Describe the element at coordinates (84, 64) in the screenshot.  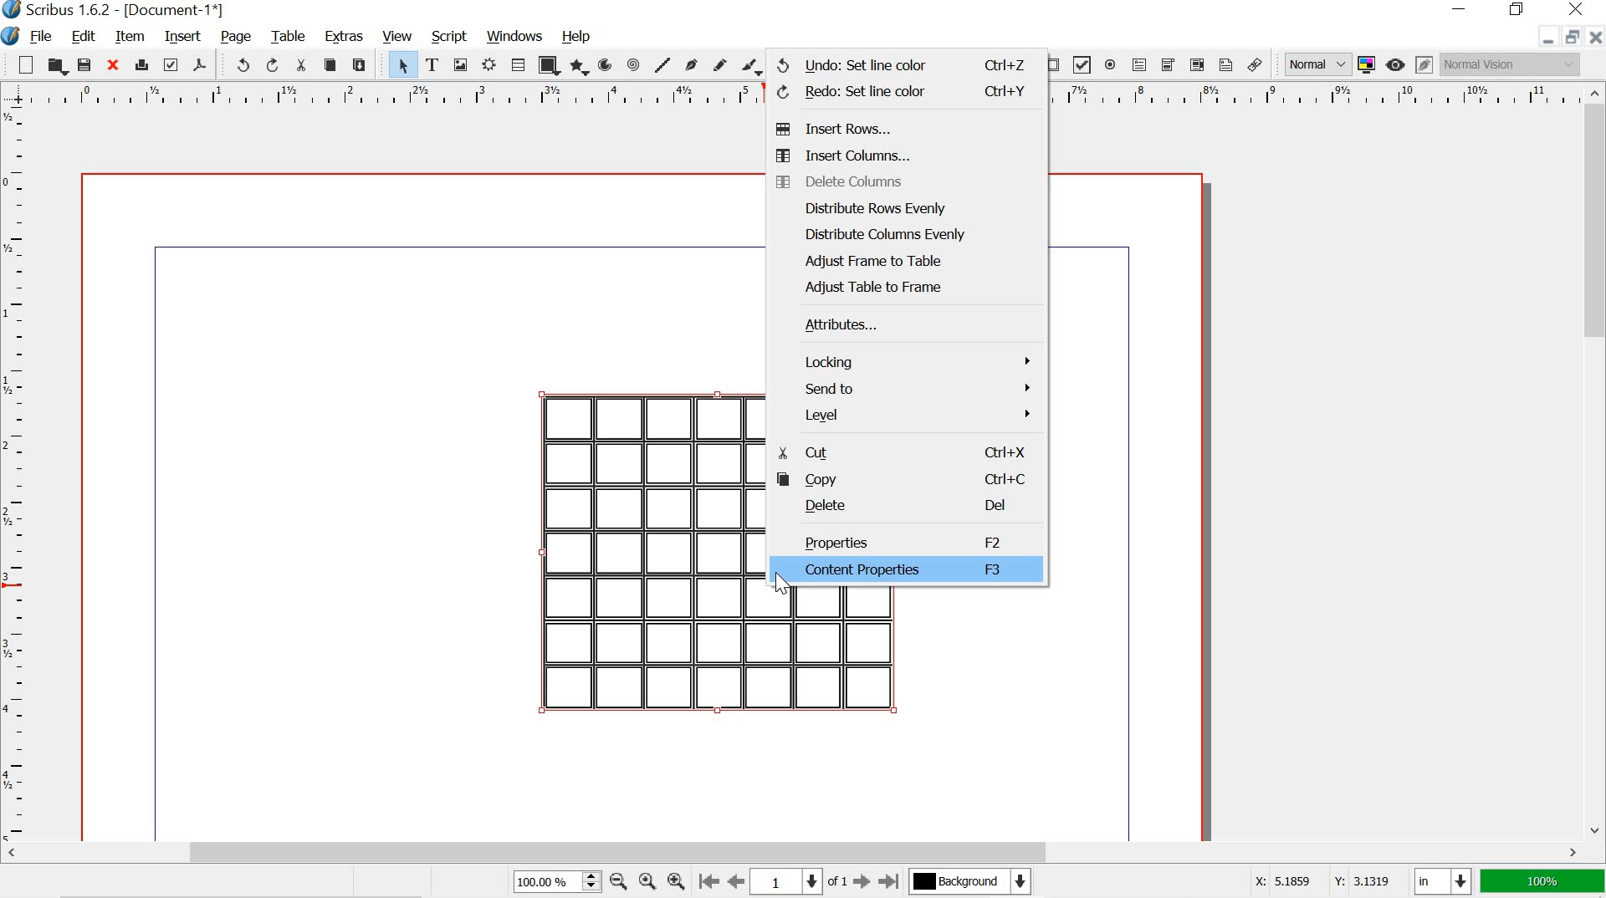
I see `save` at that location.